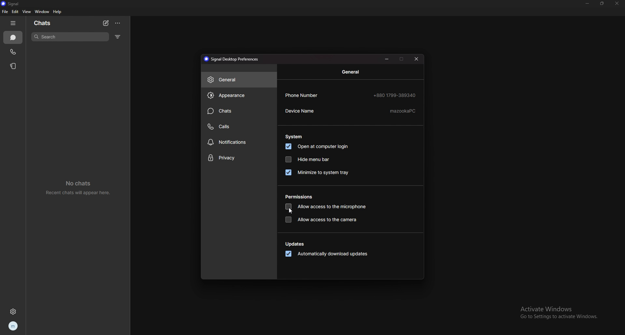 This screenshot has width=625, height=335. What do you see at coordinates (118, 37) in the screenshot?
I see `filter` at bounding box center [118, 37].